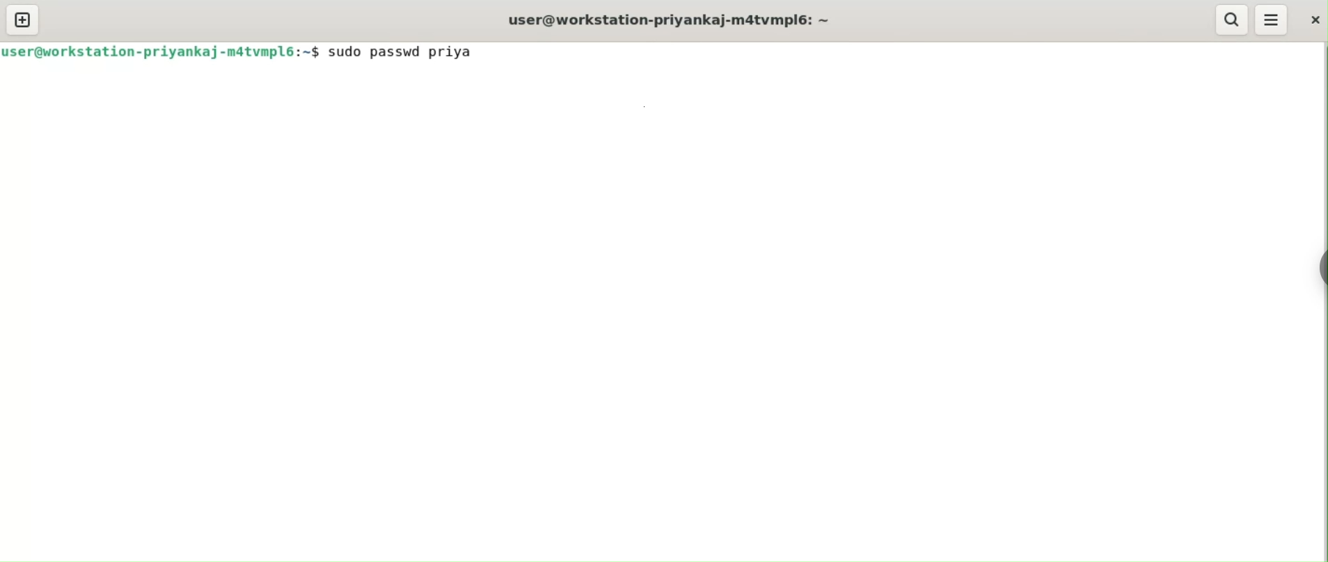  I want to click on search, so click(1231, 20).